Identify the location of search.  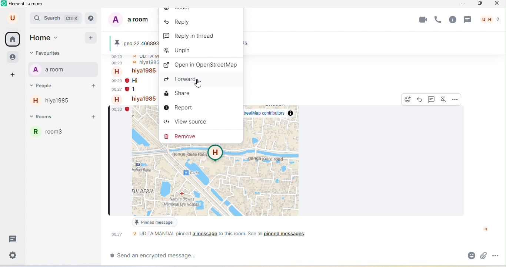
(56, 19).